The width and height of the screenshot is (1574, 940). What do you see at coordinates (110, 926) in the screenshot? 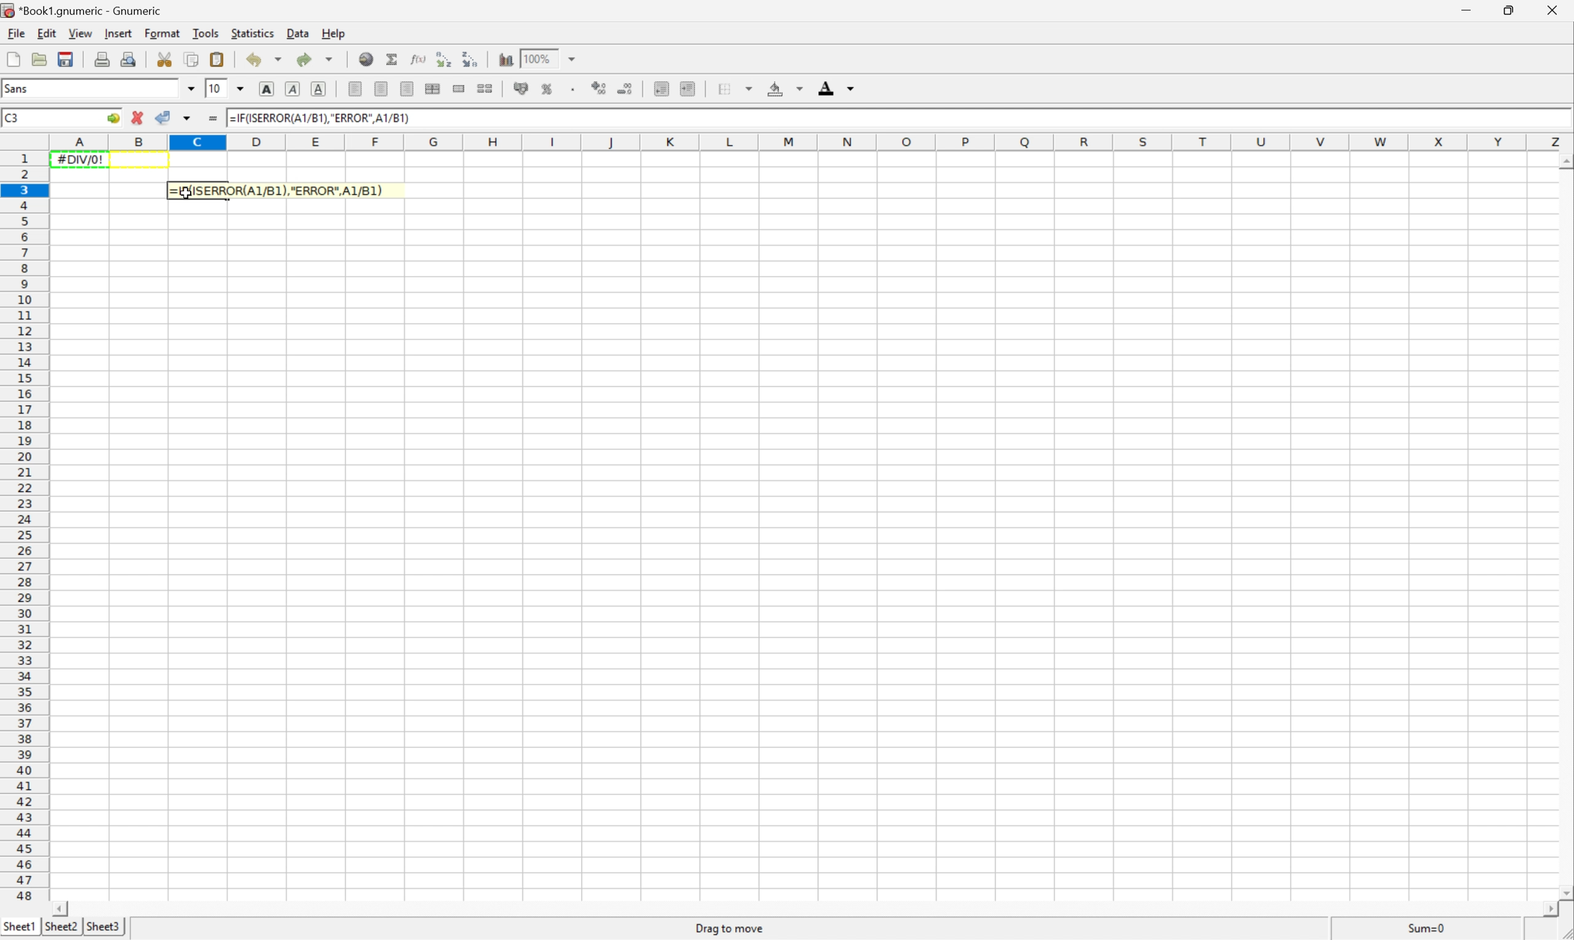
I see `Sheet3` at bounding box center [110, 926].